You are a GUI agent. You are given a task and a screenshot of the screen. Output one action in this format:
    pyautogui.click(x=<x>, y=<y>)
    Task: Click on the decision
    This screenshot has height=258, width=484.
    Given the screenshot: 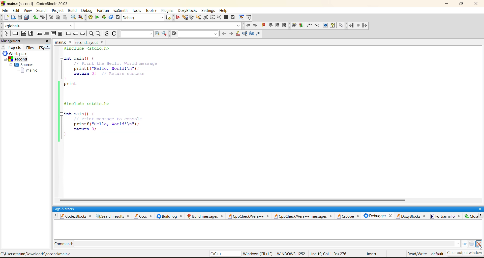 What is the action you would take?
    pyautogui.click(x=23, y=33)
    